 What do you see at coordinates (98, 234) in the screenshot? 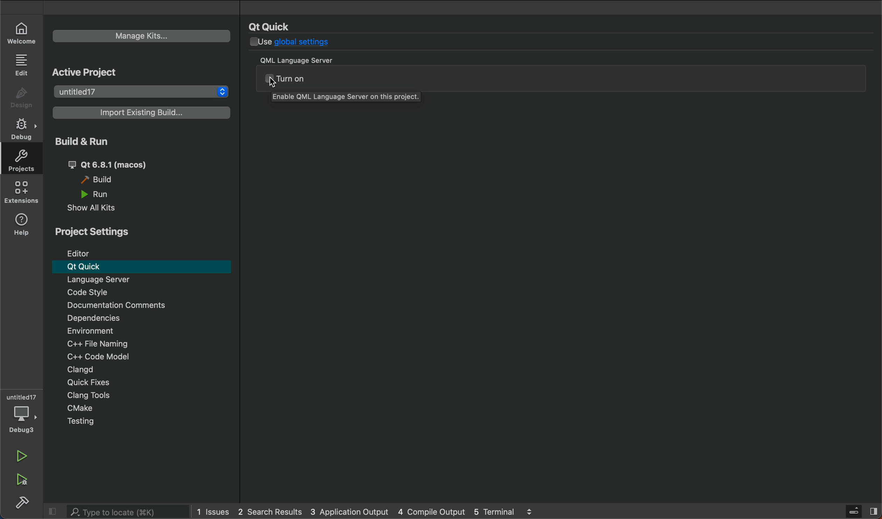
I see `projects Settings` at bounding box center [98, 234].